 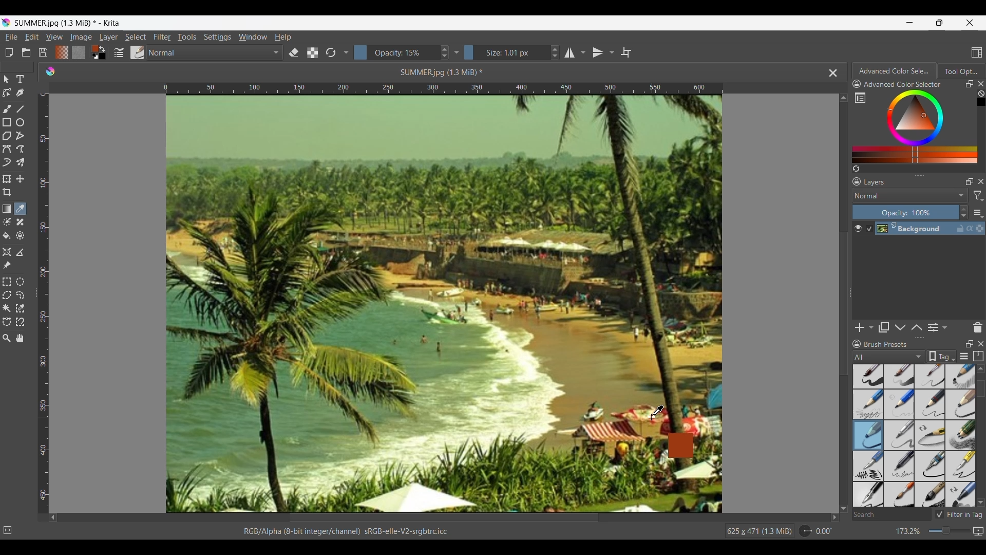 I want to click on Set erase mode, so click(x=294, y=53).